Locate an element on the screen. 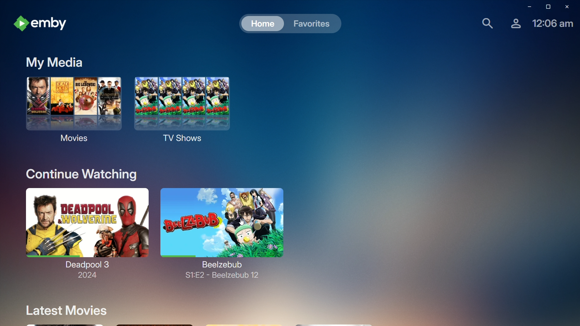 This screenshot has height=326, width=580. Favorites is located at coordinates (309, 24).